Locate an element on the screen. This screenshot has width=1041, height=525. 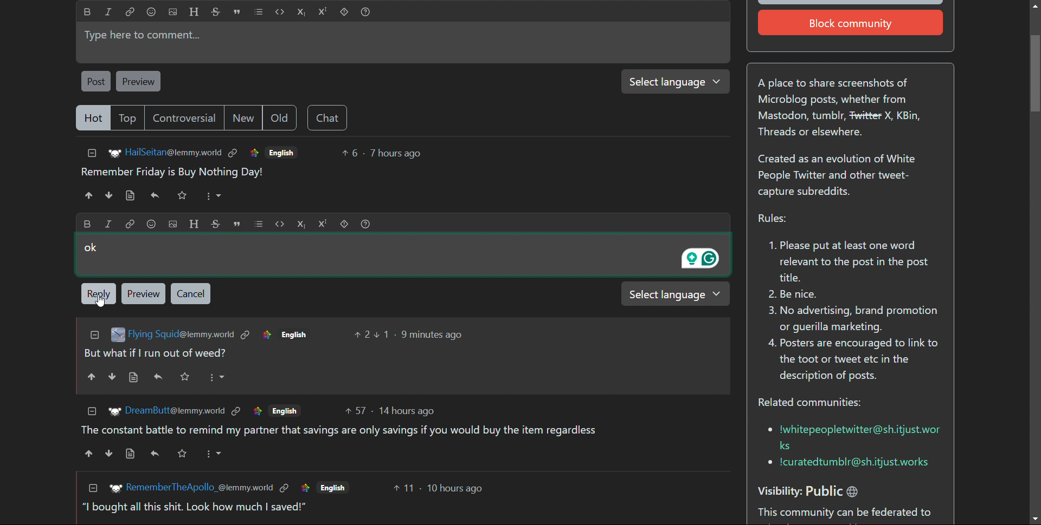
emoji is located at coordinates (153, 224).